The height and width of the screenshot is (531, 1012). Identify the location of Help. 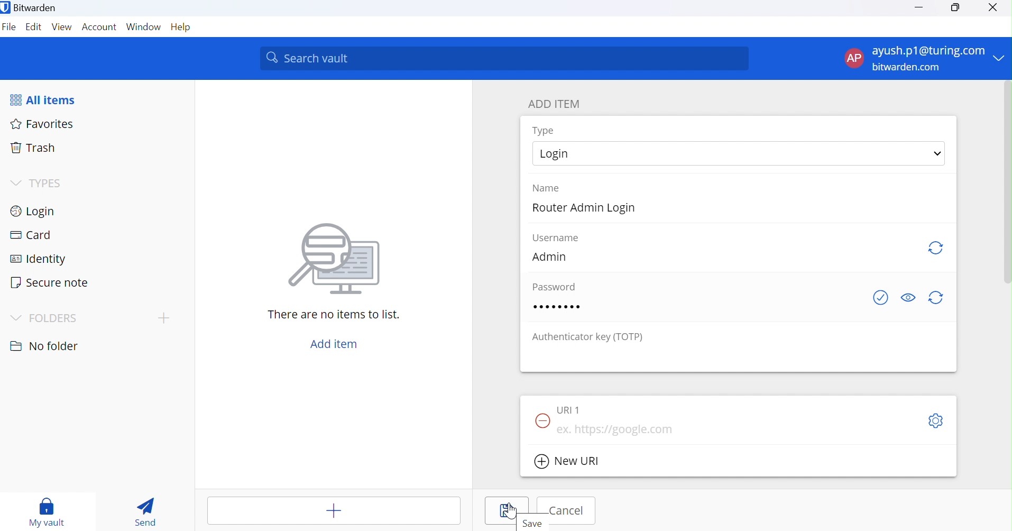
(183, 28).